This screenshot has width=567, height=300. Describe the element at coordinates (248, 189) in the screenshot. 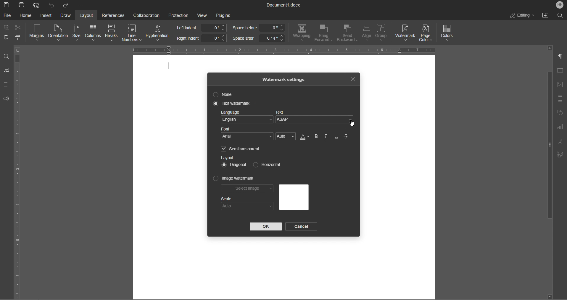

I see `Select image` at that location.